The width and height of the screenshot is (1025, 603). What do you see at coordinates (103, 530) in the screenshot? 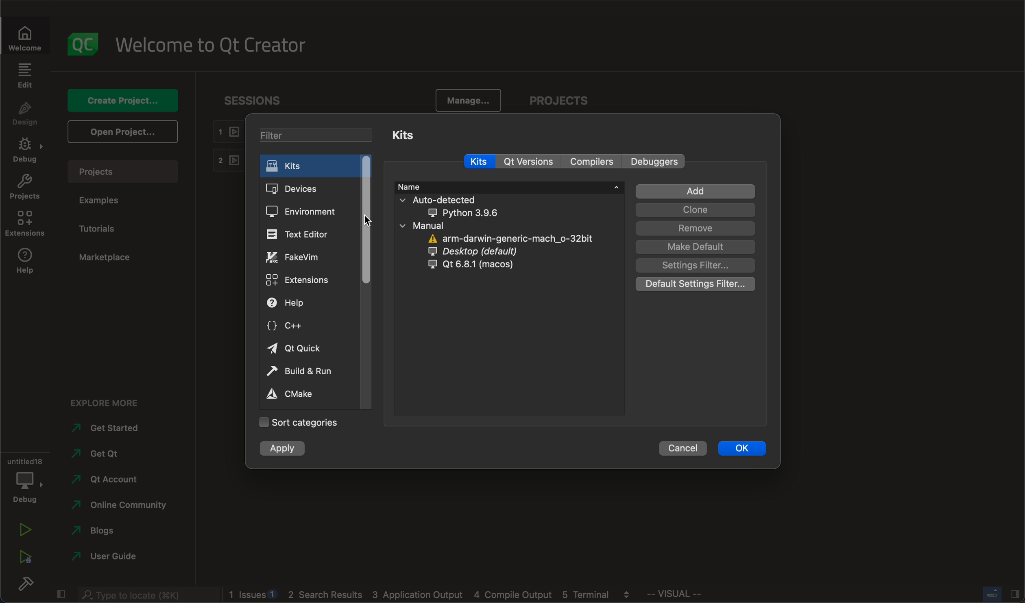
I see `blogs` at bounding box center [103, 530].